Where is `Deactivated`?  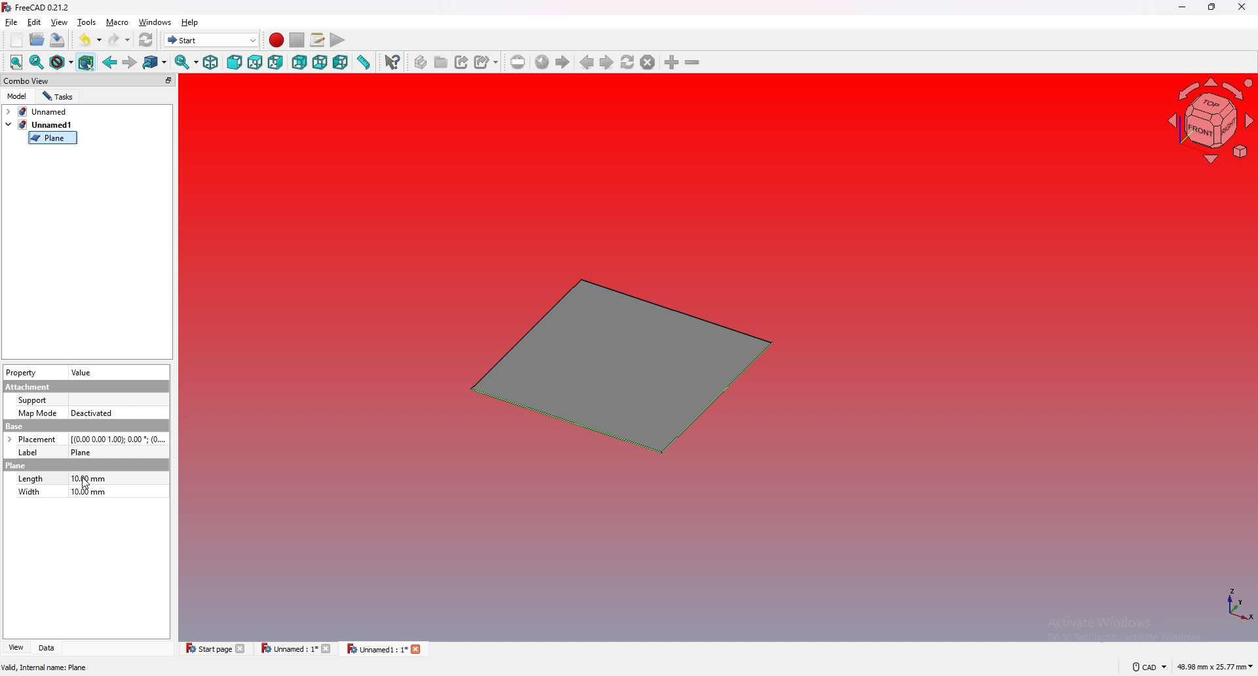 Deactivated is located at coordinates (94, 413).